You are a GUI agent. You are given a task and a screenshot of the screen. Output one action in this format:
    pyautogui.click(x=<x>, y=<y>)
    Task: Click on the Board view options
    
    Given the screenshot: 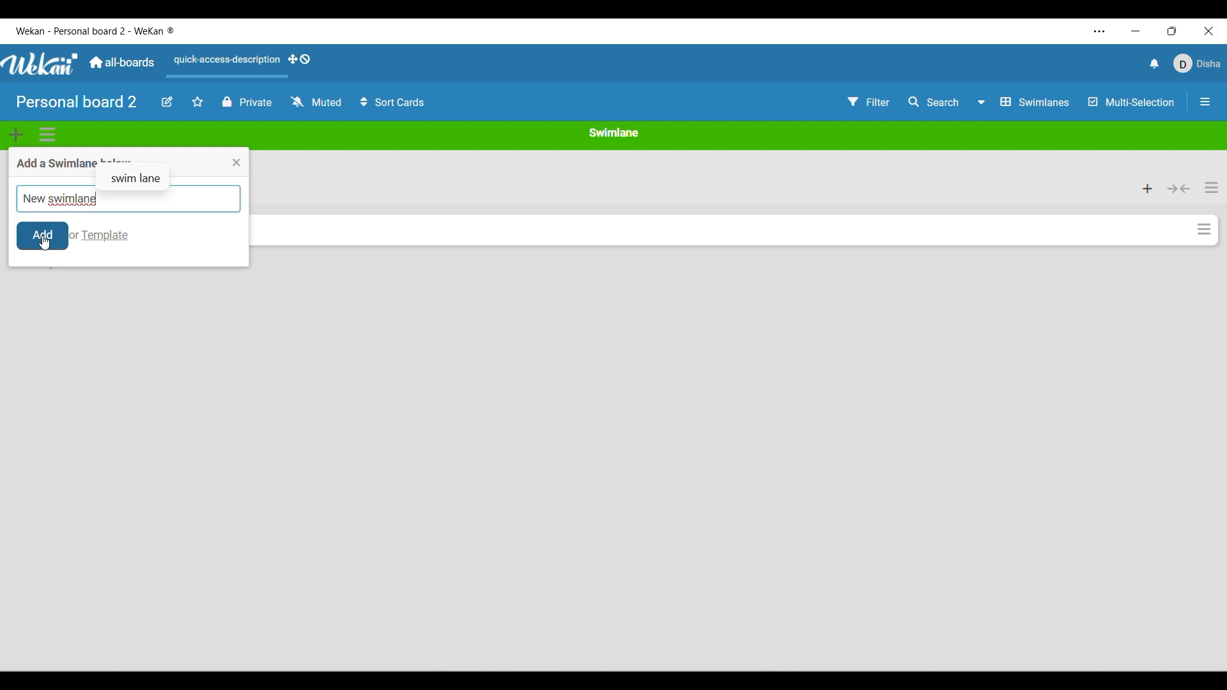 What is the action you would take?
    pyautogui.click(x=1023, y=102)
    